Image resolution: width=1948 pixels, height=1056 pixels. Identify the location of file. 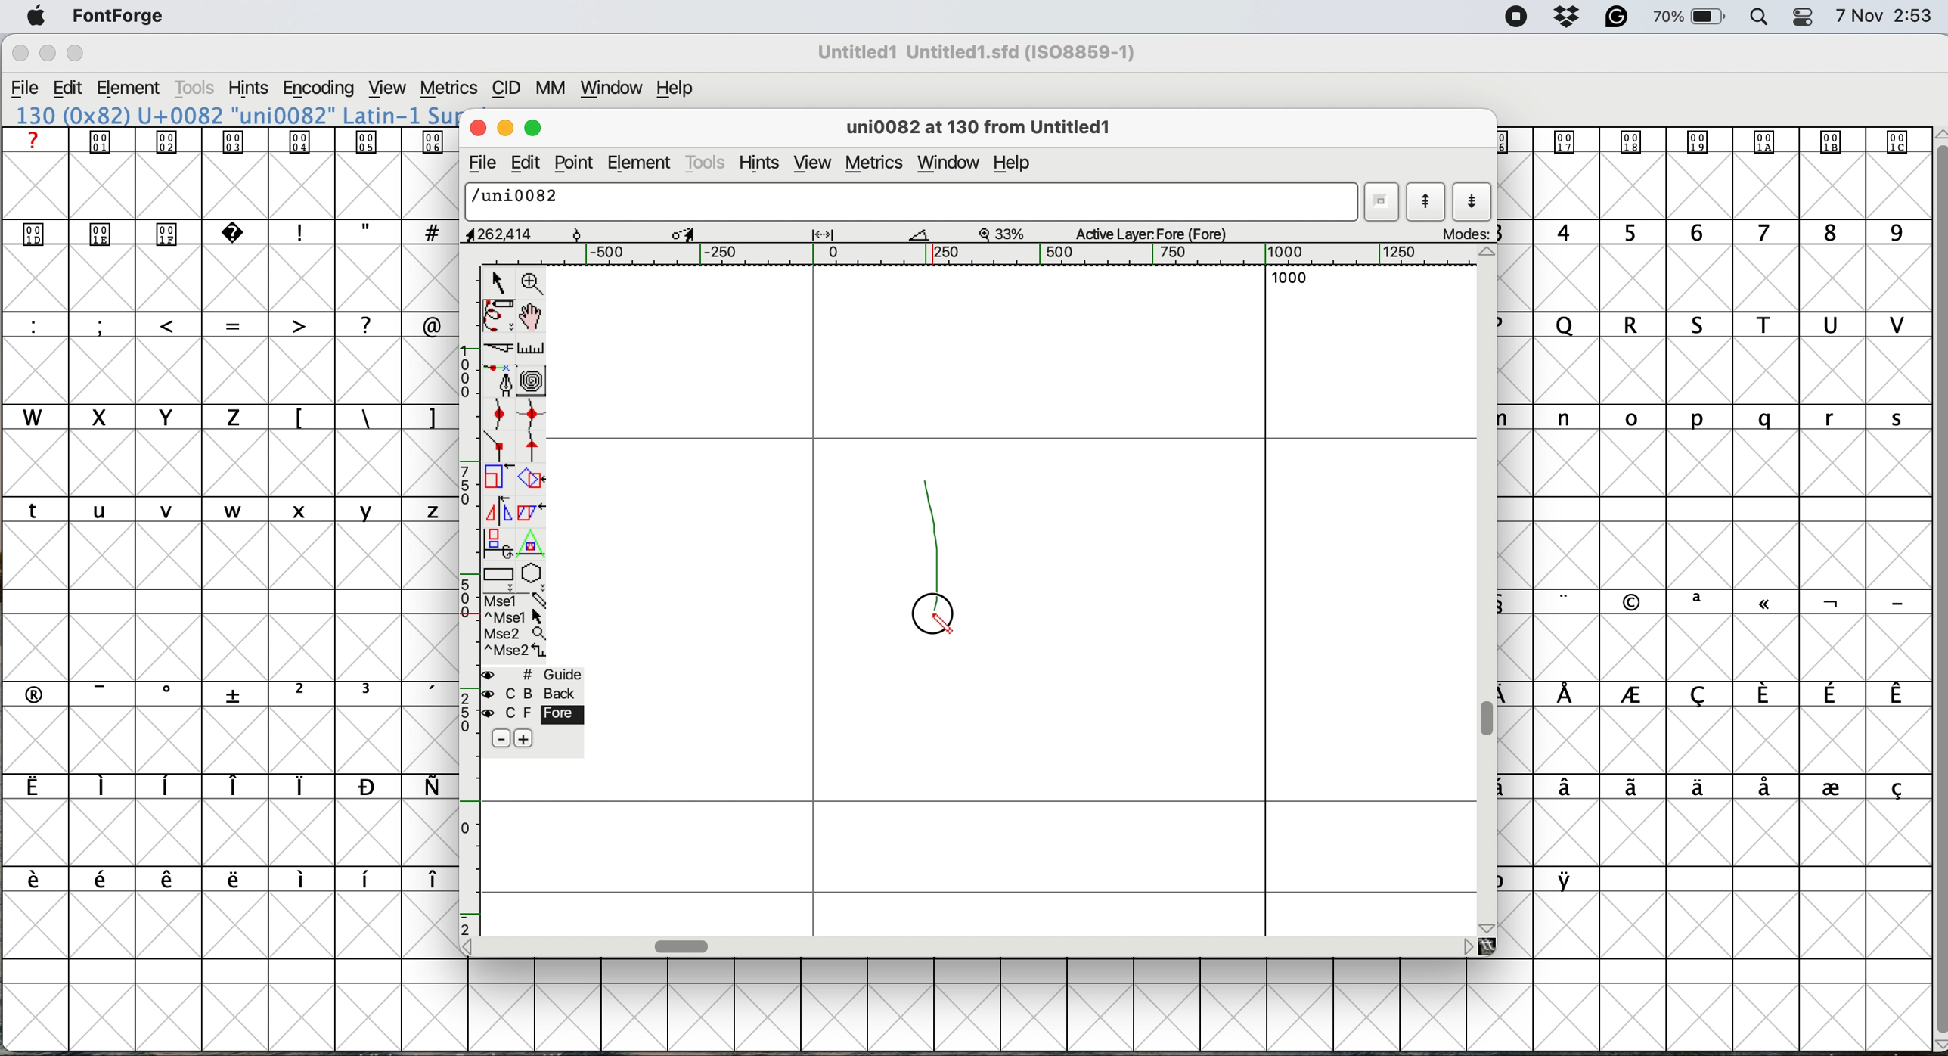
(29, 89).